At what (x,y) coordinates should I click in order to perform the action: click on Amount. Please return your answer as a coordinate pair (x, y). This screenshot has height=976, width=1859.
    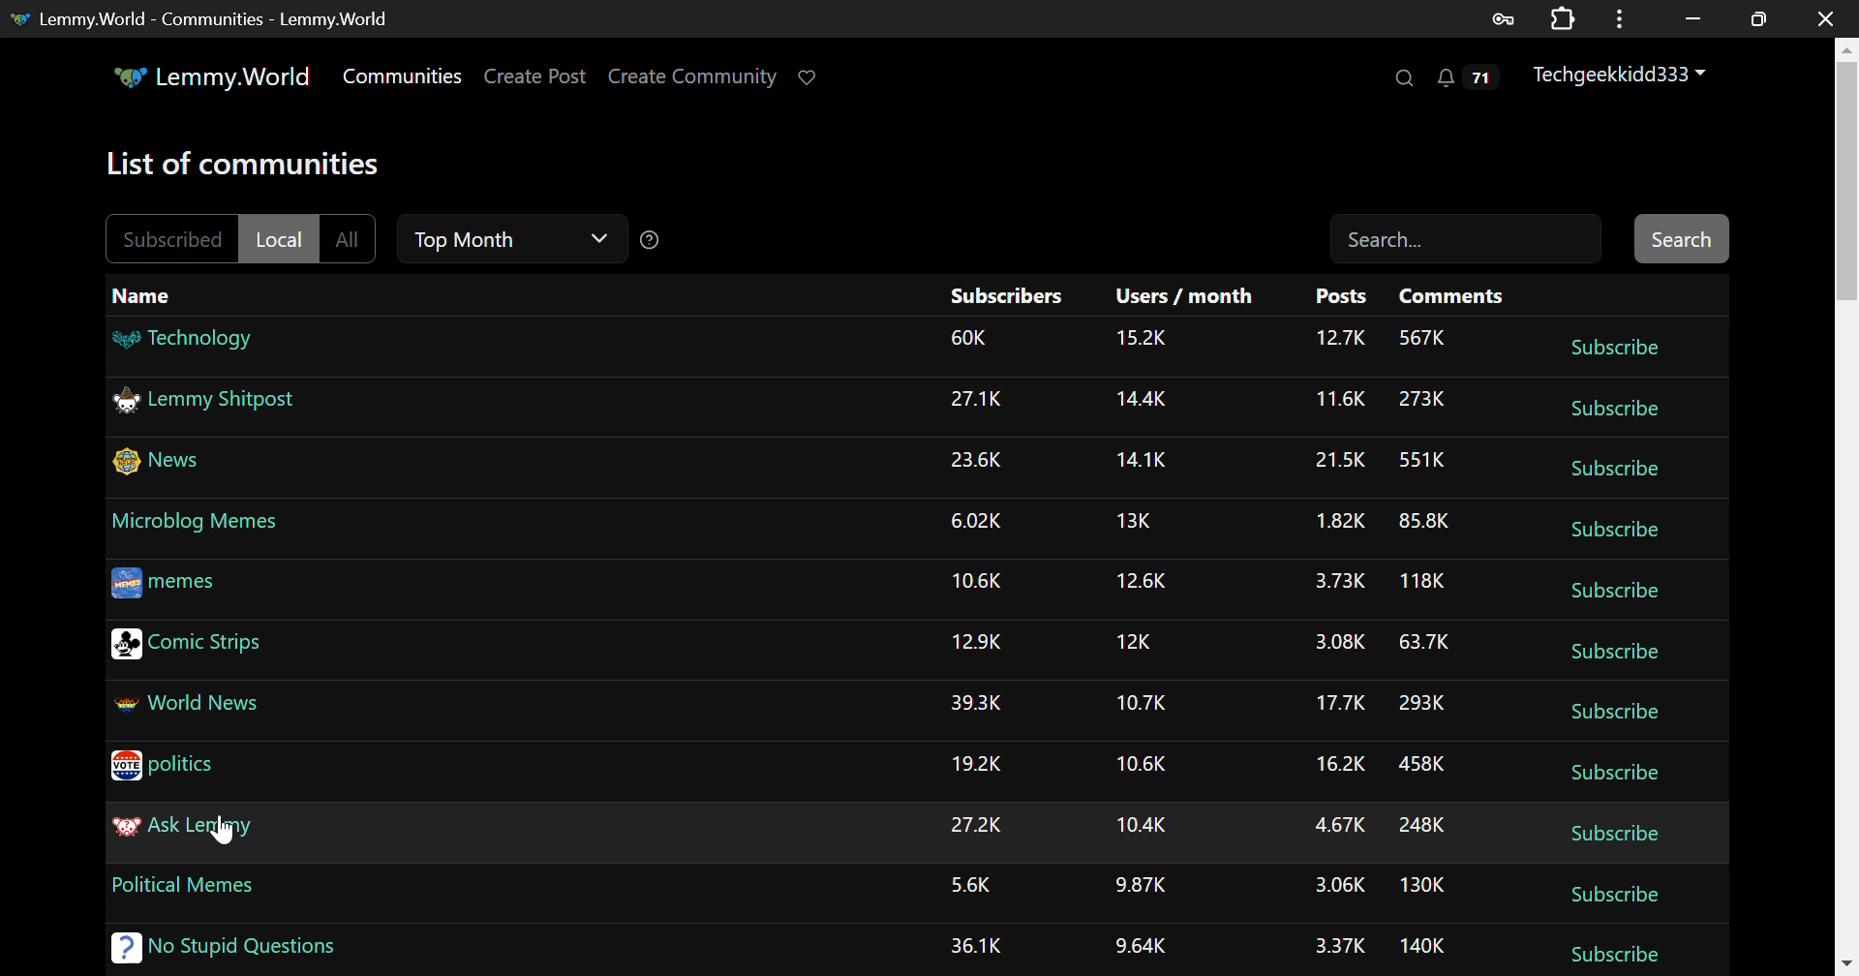
    Looking at the image, I should click on (1341, 339).